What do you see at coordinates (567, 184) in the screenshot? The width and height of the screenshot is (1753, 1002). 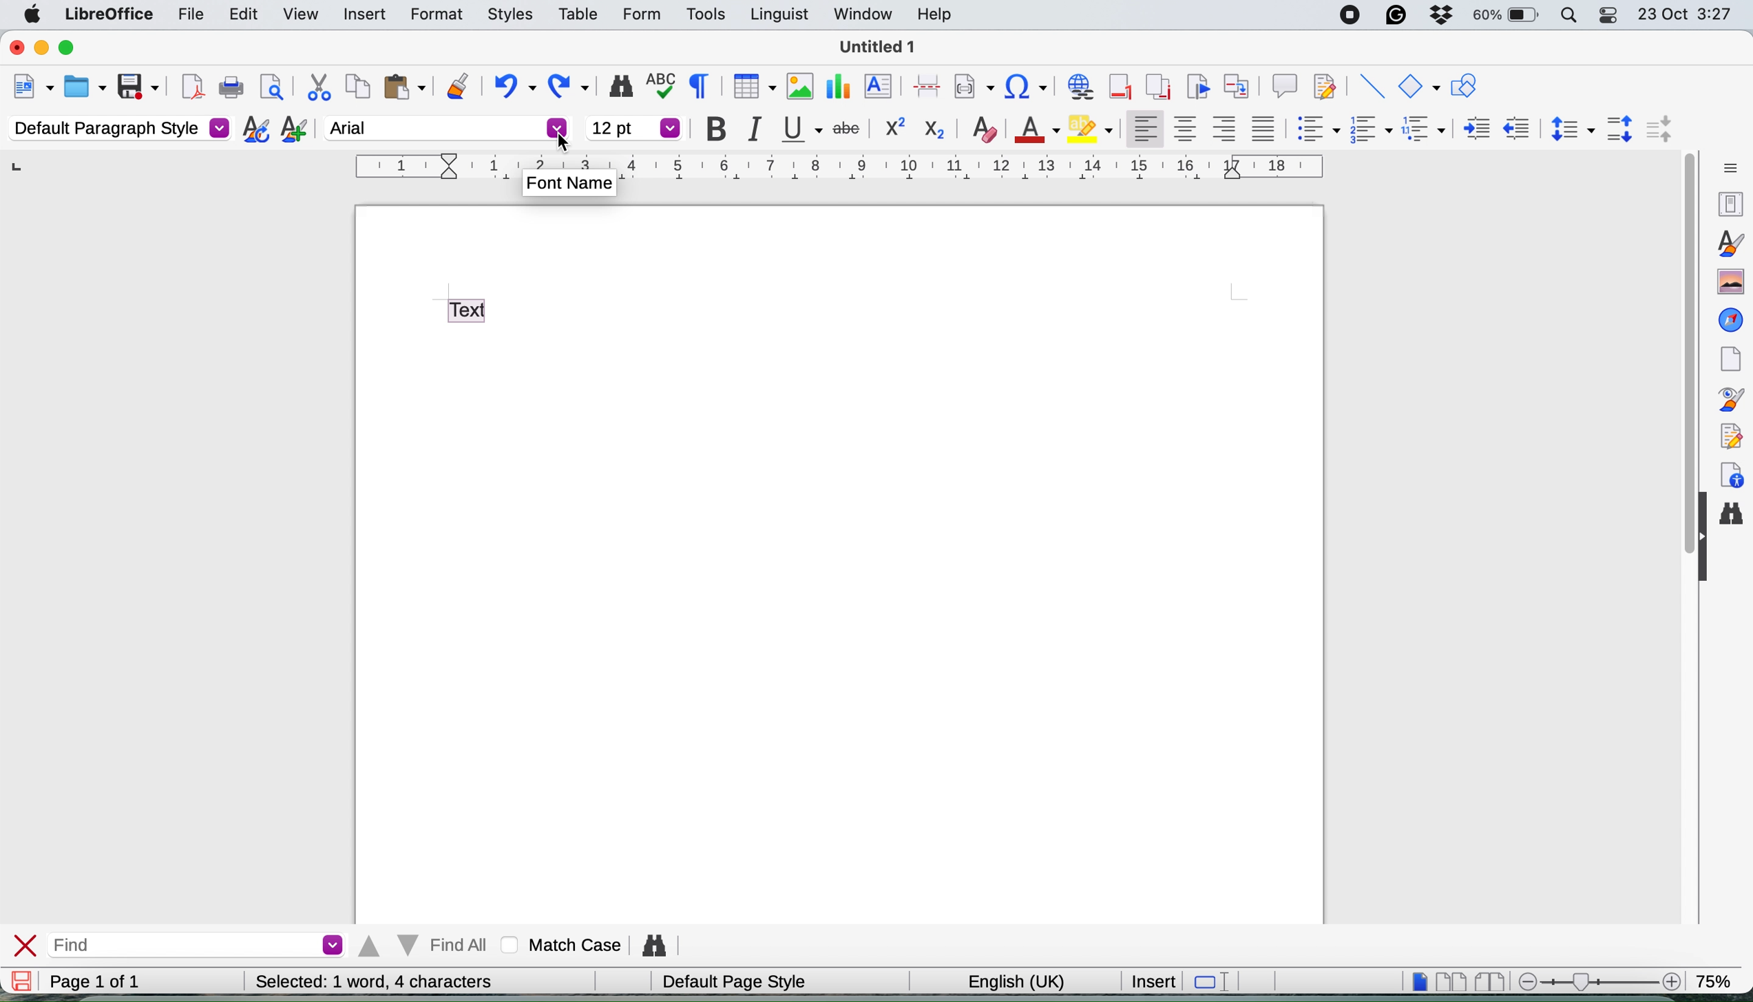 I see `Font Name` at bounding box center [567, 184].